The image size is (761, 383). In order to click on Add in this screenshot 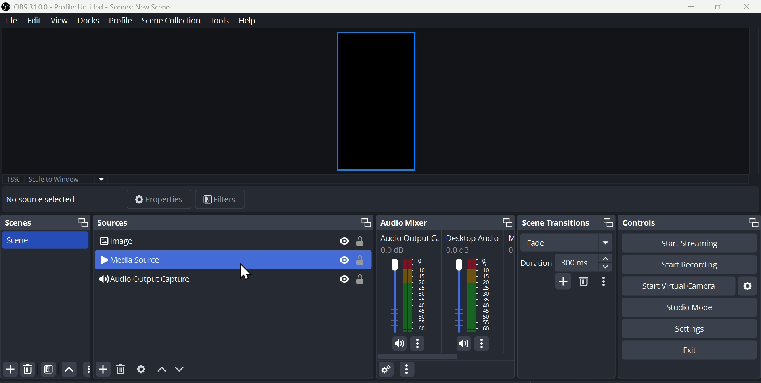, I will do `click(9, 370)`.